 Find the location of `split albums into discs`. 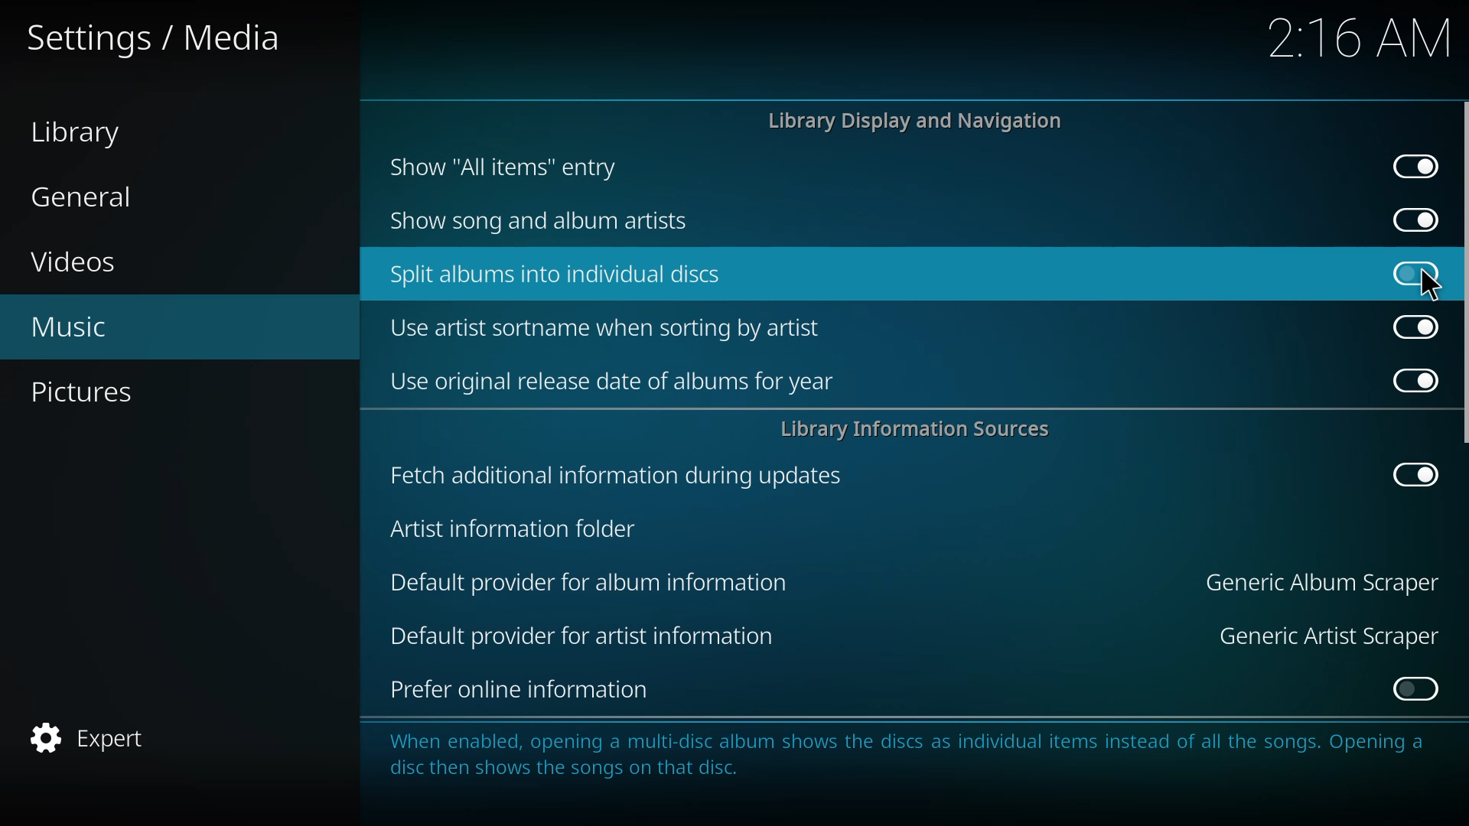

split albums into discs is located at coordinates (559, 273).